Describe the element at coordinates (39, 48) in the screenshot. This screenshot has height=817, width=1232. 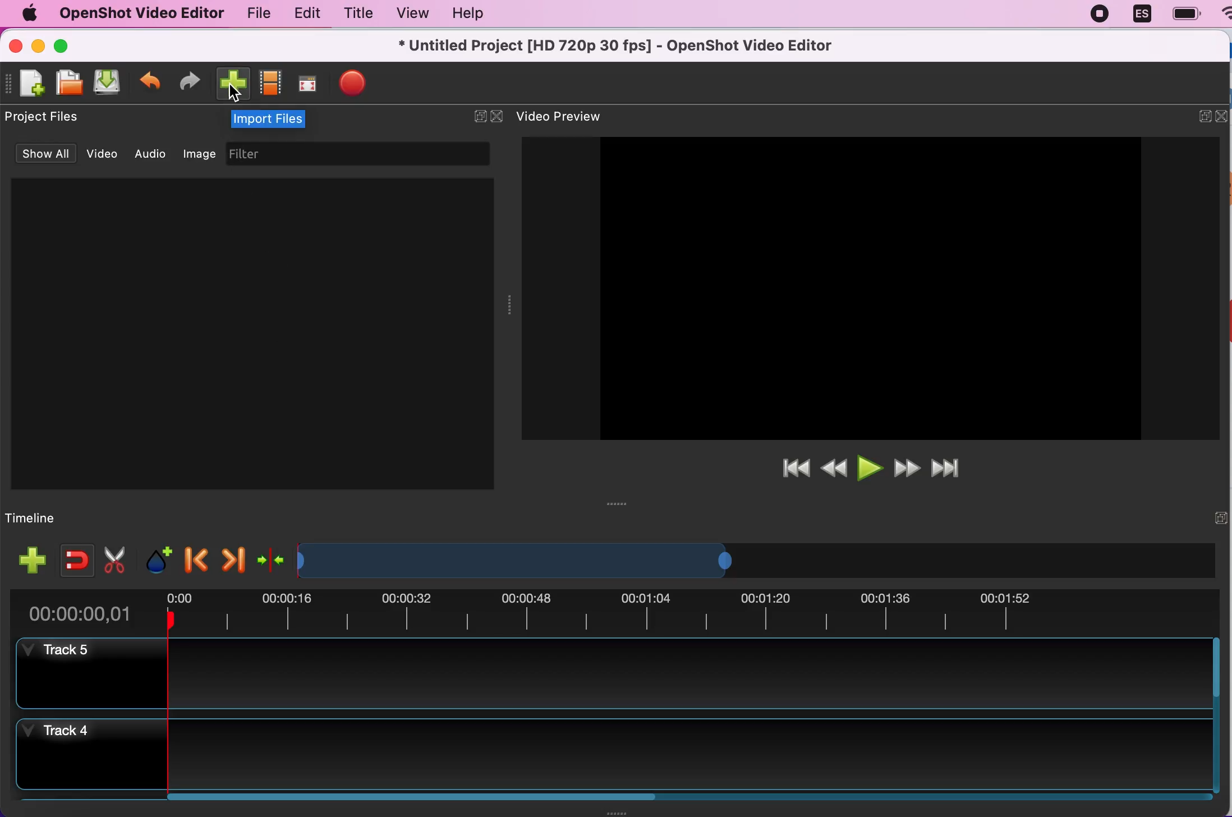
I see `minimize` at that location.